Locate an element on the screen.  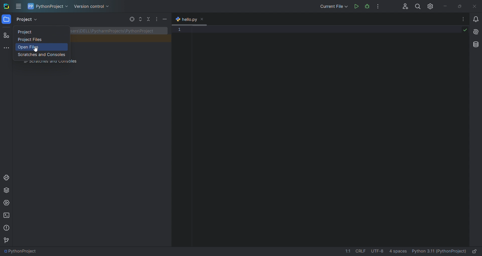
menu is located at coordinates (19, 6).